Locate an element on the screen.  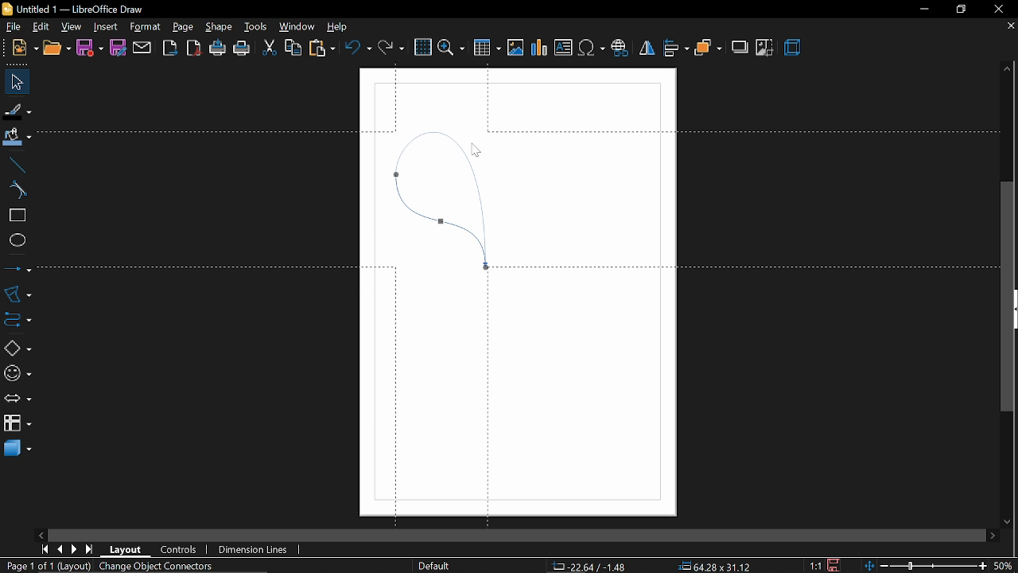
restore down is located at coordinates (959, 9).